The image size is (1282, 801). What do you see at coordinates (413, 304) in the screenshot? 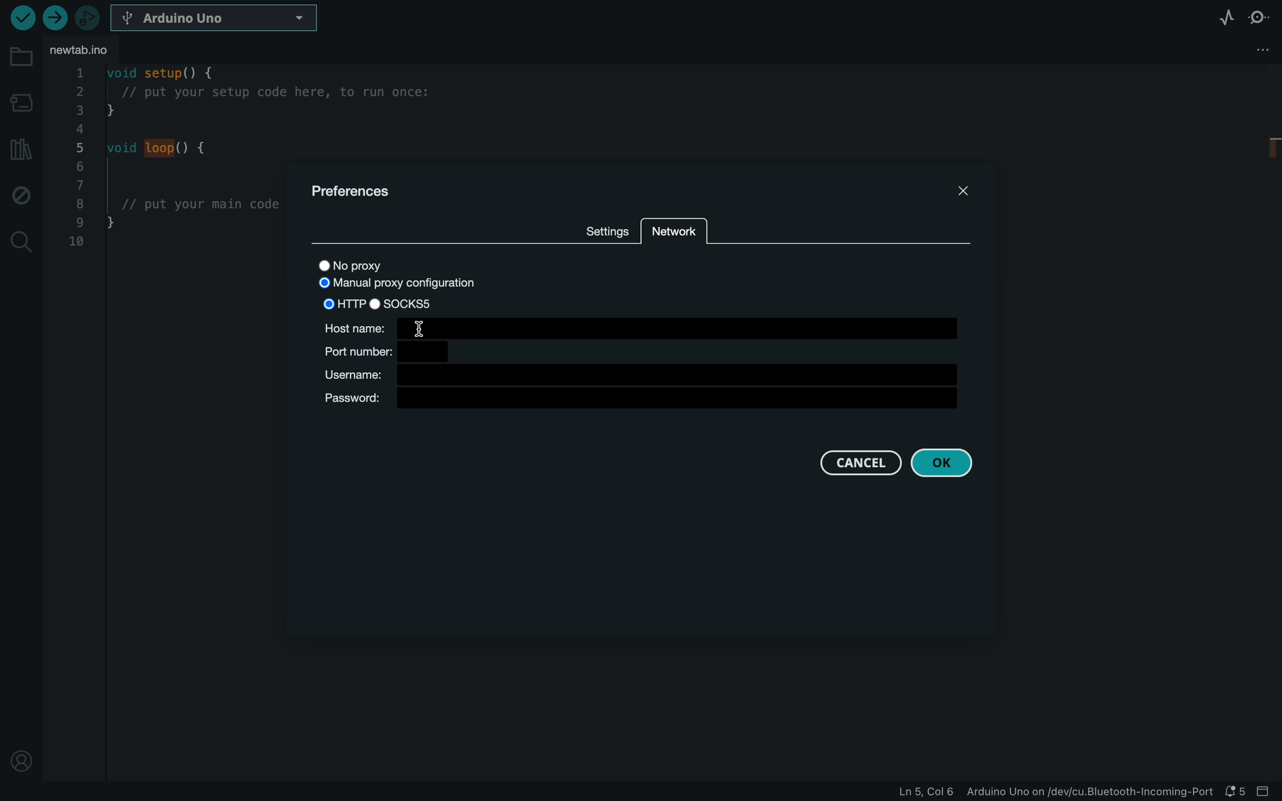
I see `SOCKS5` at bounding box center [413, 304].